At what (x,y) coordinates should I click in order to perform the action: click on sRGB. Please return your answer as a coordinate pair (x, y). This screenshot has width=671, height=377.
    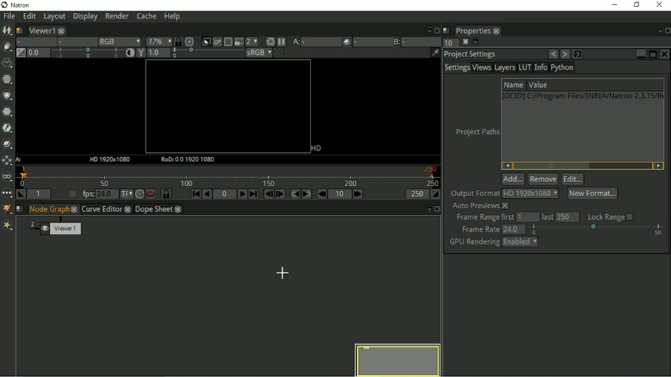
    Looking at the image, I should click on (251, 53).